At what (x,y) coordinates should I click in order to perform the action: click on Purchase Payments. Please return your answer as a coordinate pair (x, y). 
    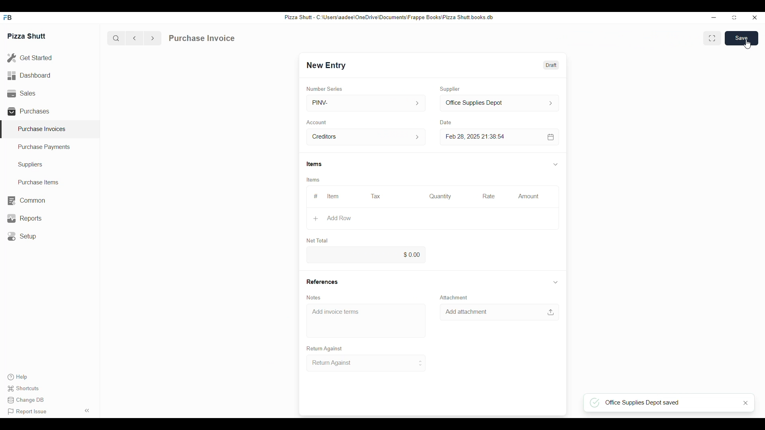
    Looking at the image, I should click on (45, 147).